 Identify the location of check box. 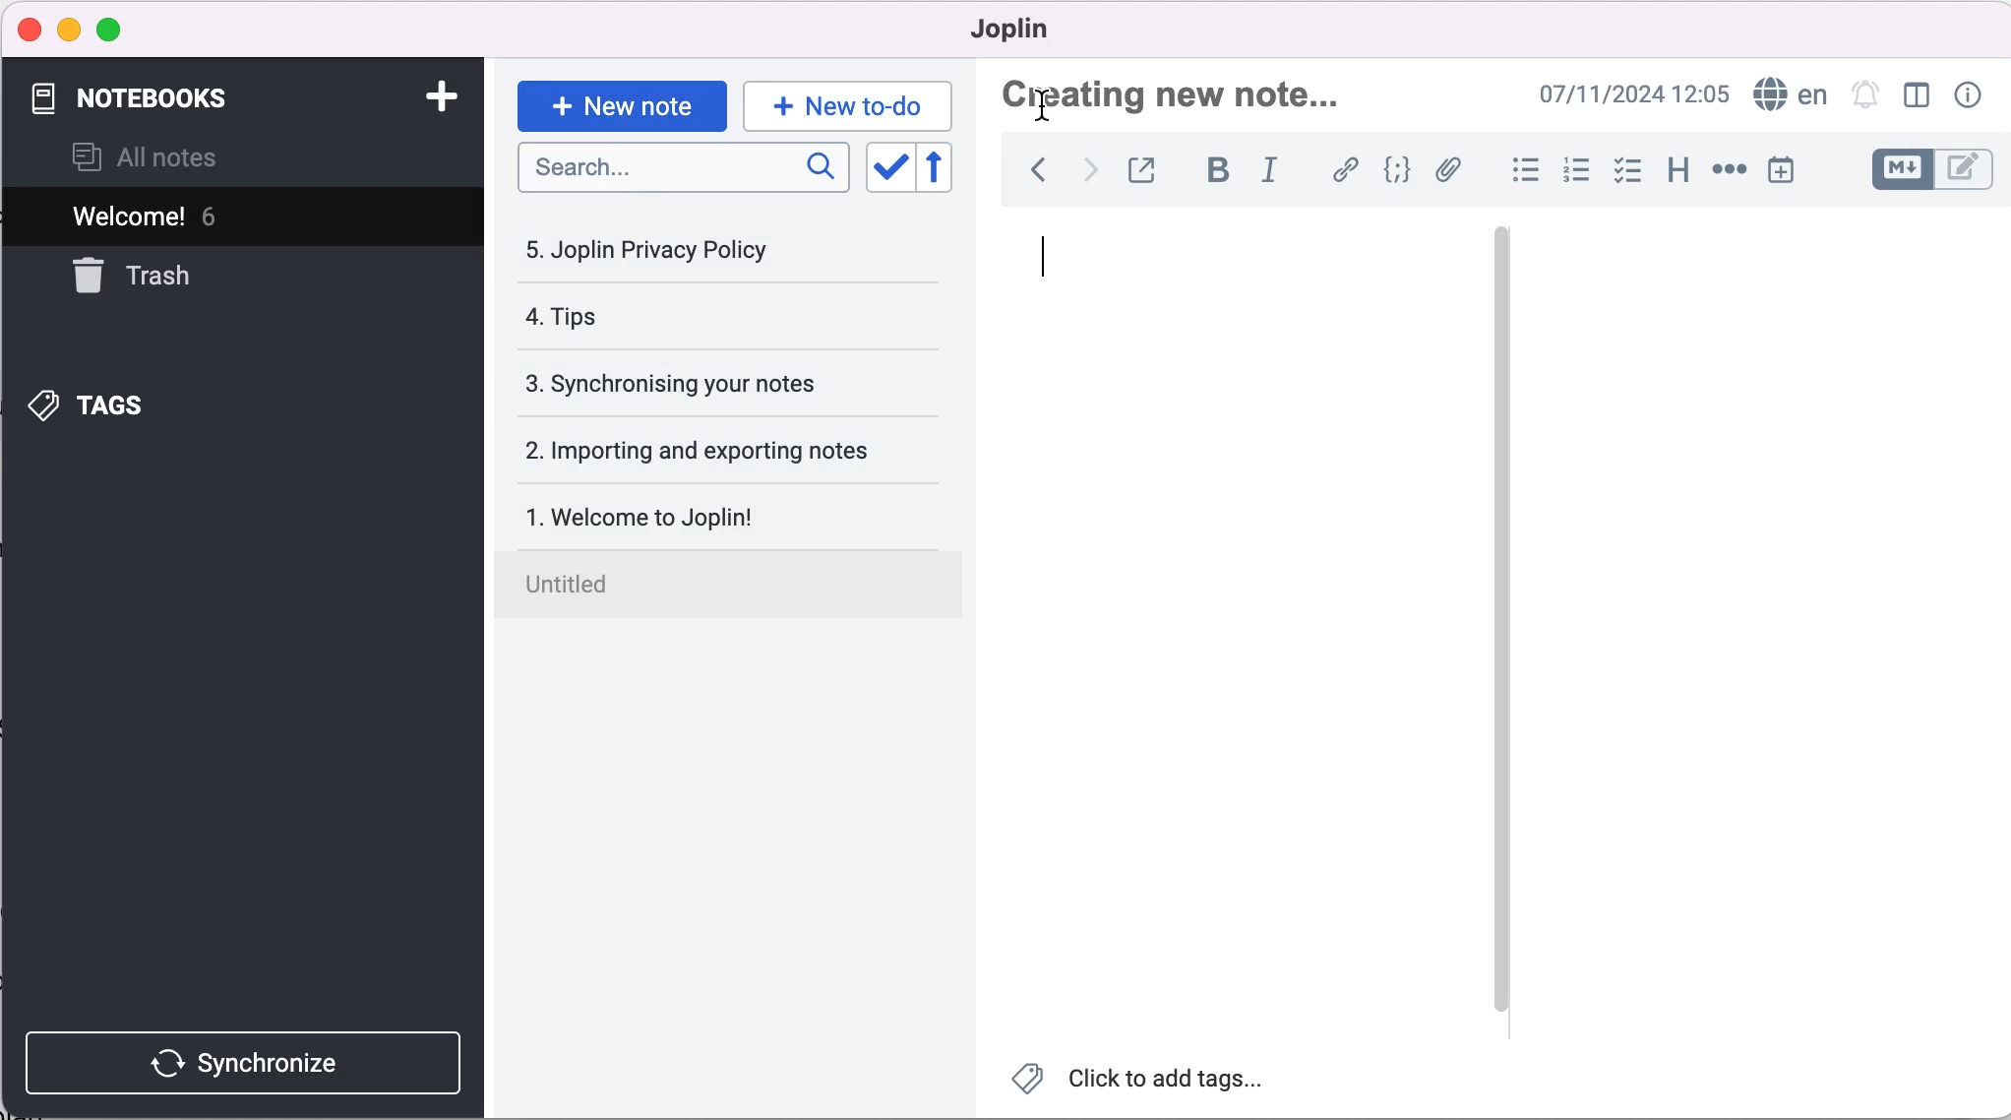
(1621, 170).